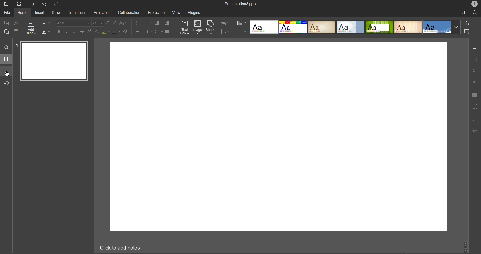  What do you see at coordinates (118, 247) in the screenshot?
I see `Click to add notes` at bounding box center [118, 247].